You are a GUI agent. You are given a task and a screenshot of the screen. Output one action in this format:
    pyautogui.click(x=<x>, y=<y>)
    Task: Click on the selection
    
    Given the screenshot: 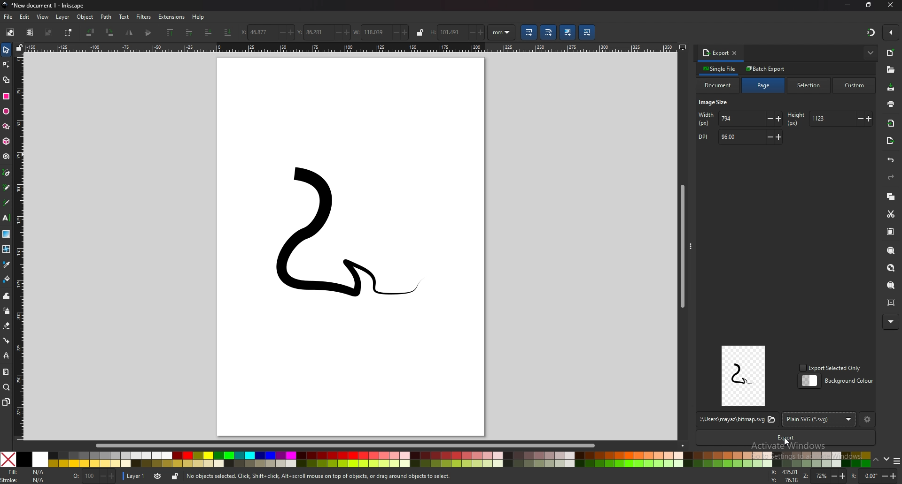 What is the action you would take?
    pyautogui.click(x=810, y=85)
    